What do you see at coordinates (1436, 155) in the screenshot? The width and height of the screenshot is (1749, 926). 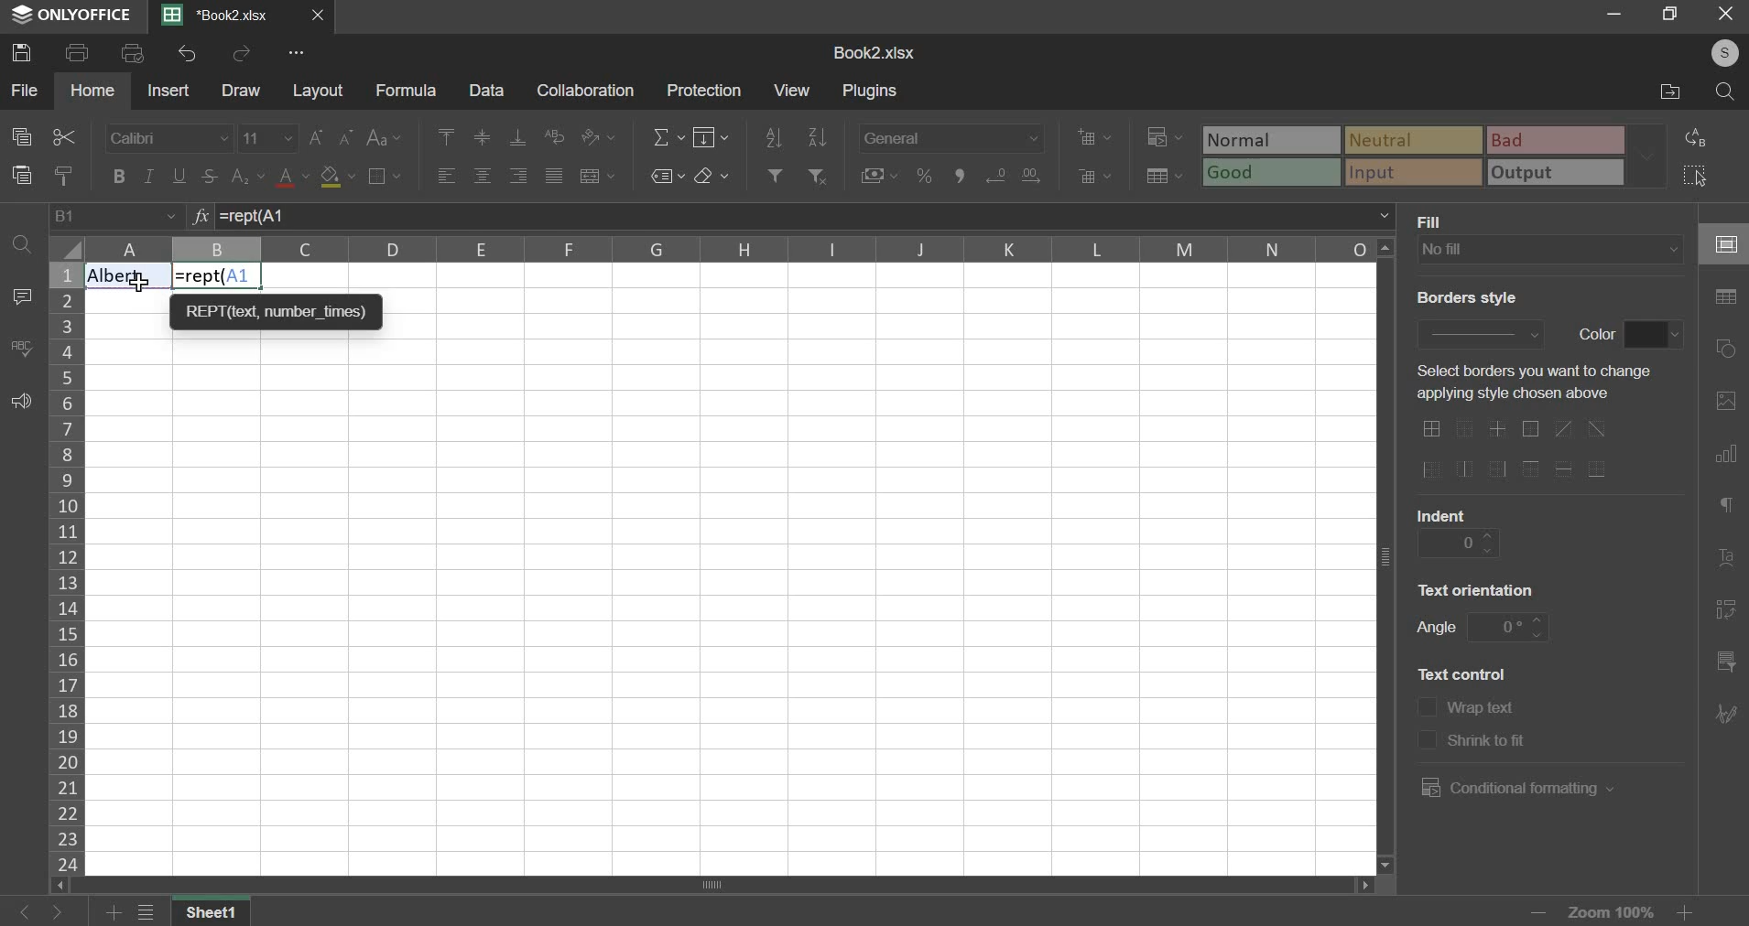 I see `type` at bounding box center [1436, 155].